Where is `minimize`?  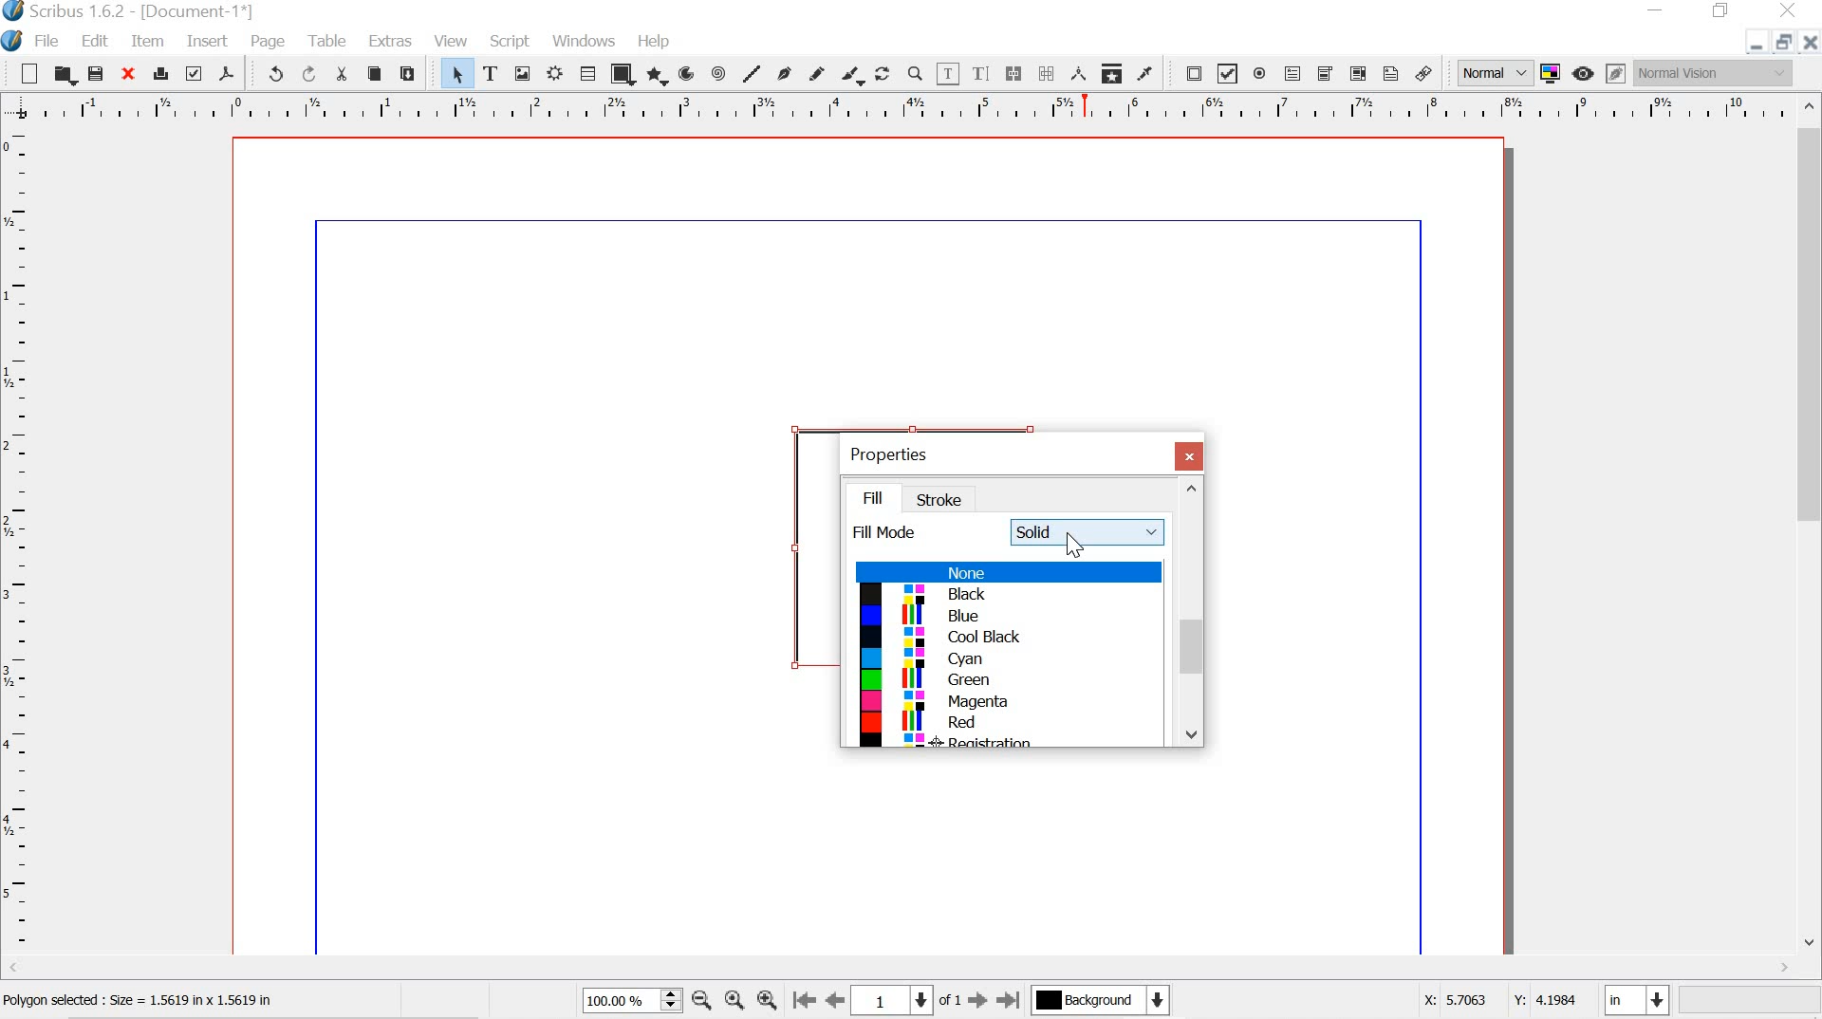
minimize is located at coordinates (1754, 46).